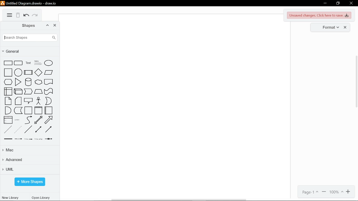  Describe the element at coordinates (49, 120) in the screenshot. I see `arrow` at that location.